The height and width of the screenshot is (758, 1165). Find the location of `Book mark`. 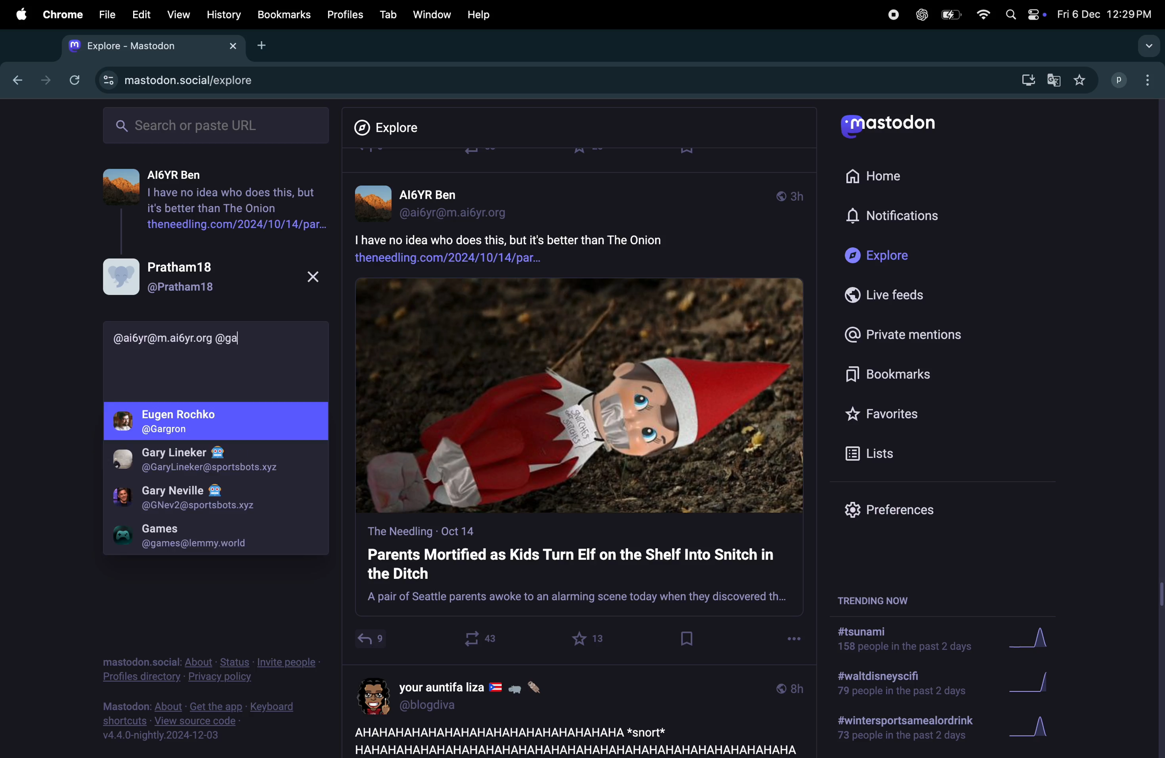

Book mark is located at coordinates (283, 14).